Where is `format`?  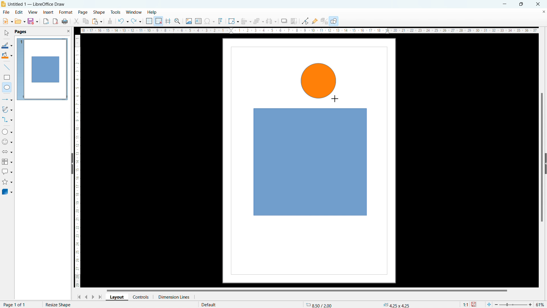
format is located at coordinates (65, 13).